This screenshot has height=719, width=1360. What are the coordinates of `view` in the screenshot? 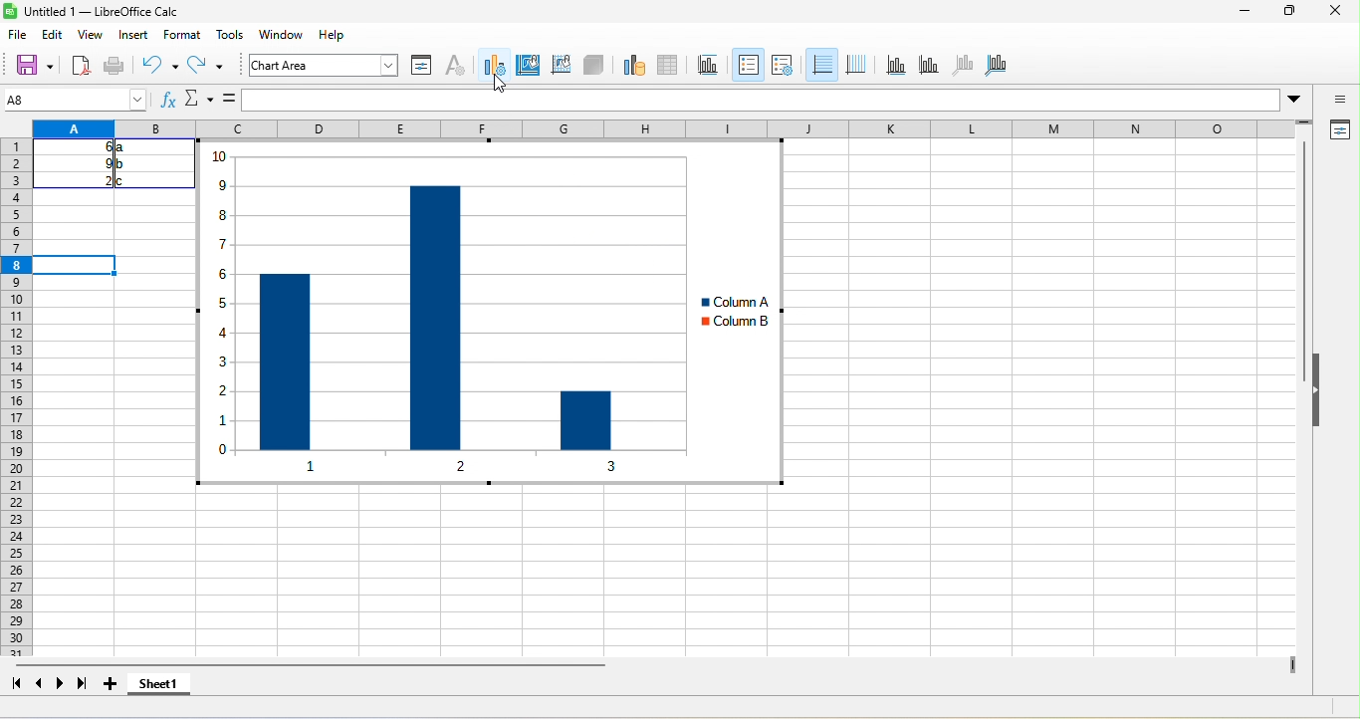 It's located at (94, 34).